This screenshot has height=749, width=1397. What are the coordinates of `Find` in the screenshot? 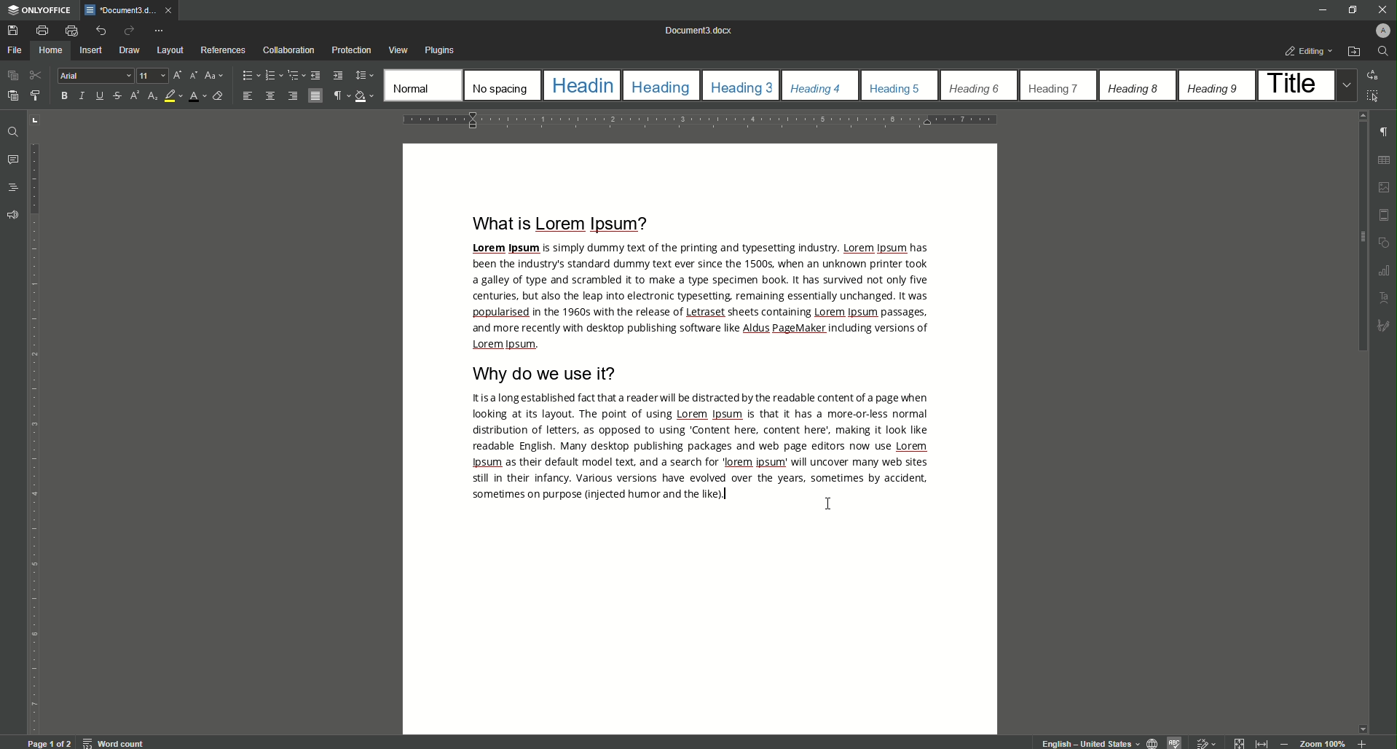 It's located at (1382, 51).